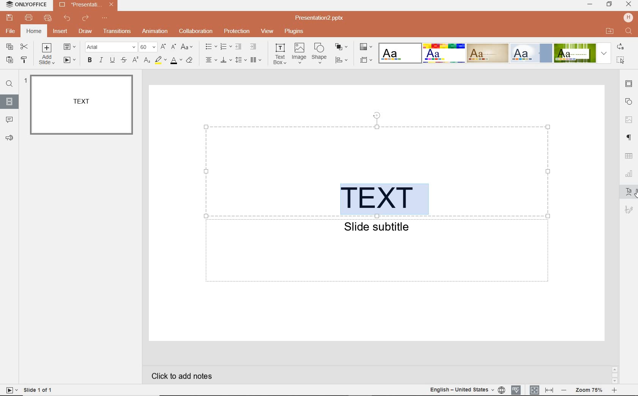 Image resolution: width=638 pixels, height=396 pixels. I want to click on SYSTEM NAME, so click(25, 4).